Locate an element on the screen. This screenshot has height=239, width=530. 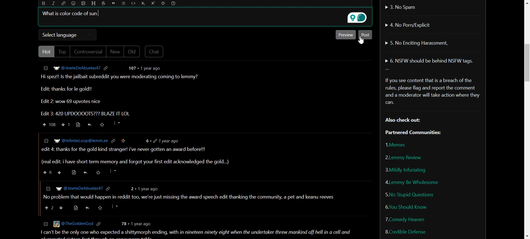
source is located at coordinates (76, 208).